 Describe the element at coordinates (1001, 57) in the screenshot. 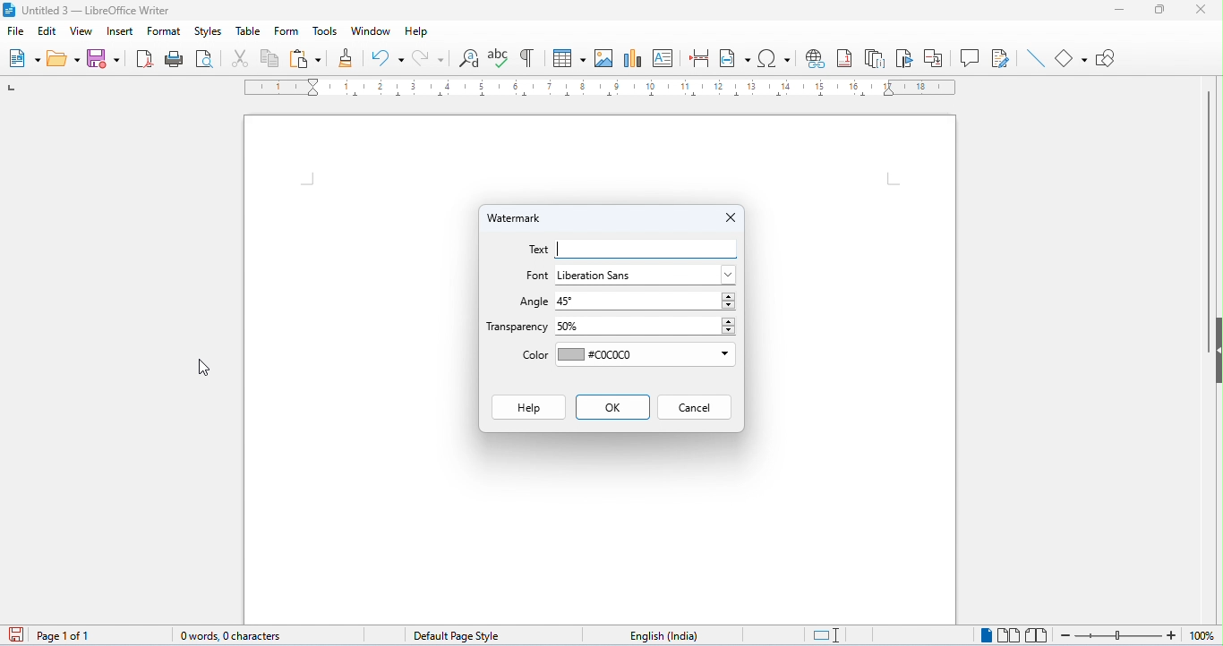

I see `show track changes` at that location.